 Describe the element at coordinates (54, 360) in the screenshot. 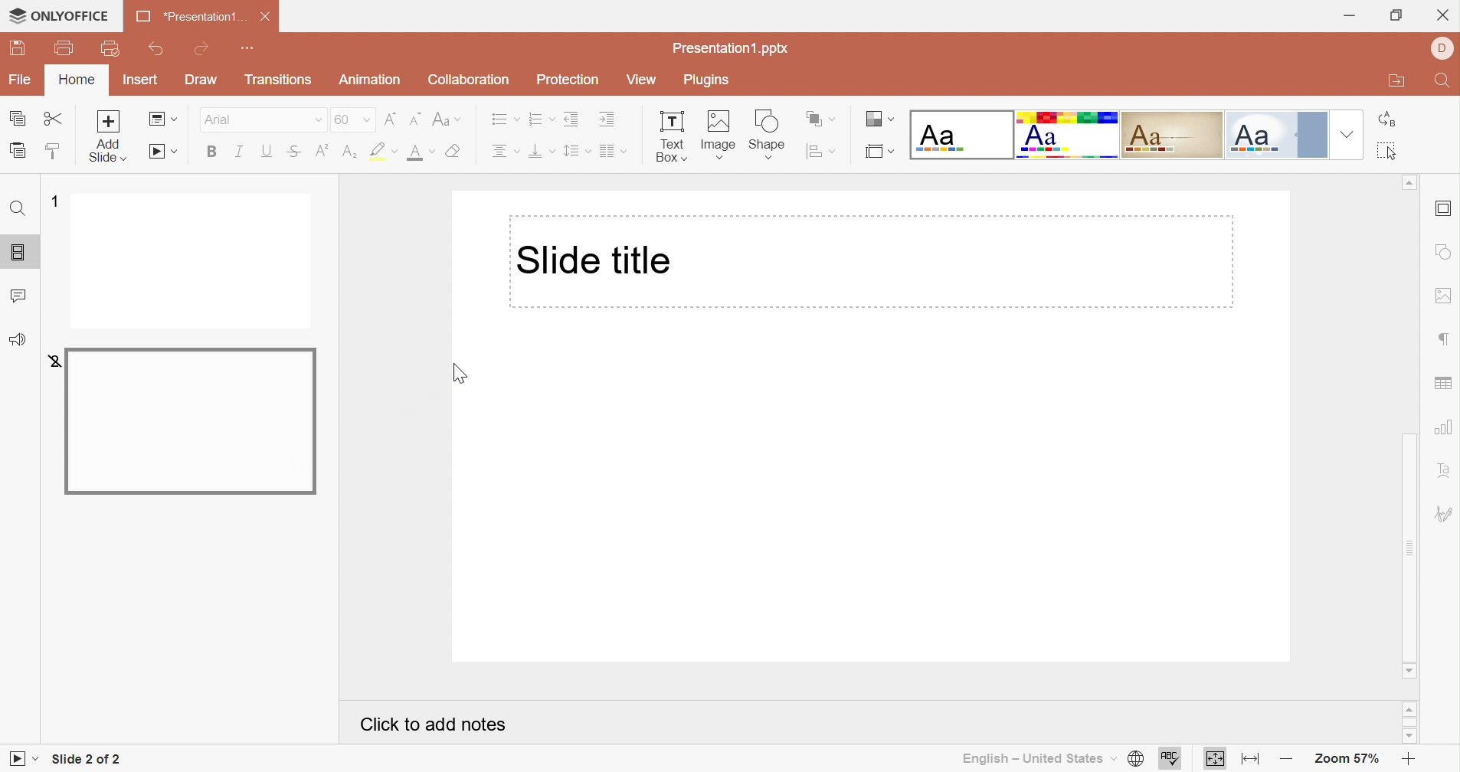

I see `2` at that location.